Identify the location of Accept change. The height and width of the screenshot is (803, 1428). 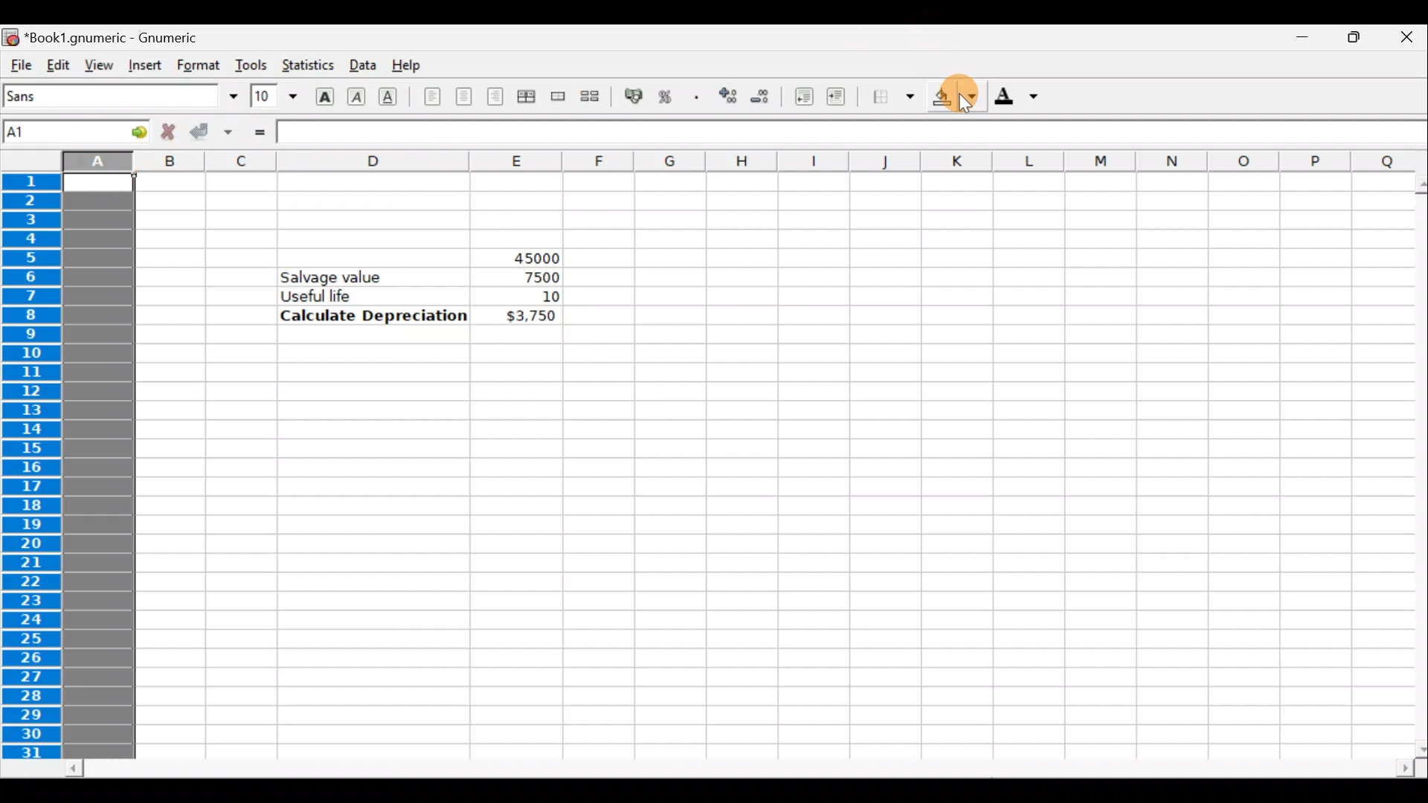
(210, 132).